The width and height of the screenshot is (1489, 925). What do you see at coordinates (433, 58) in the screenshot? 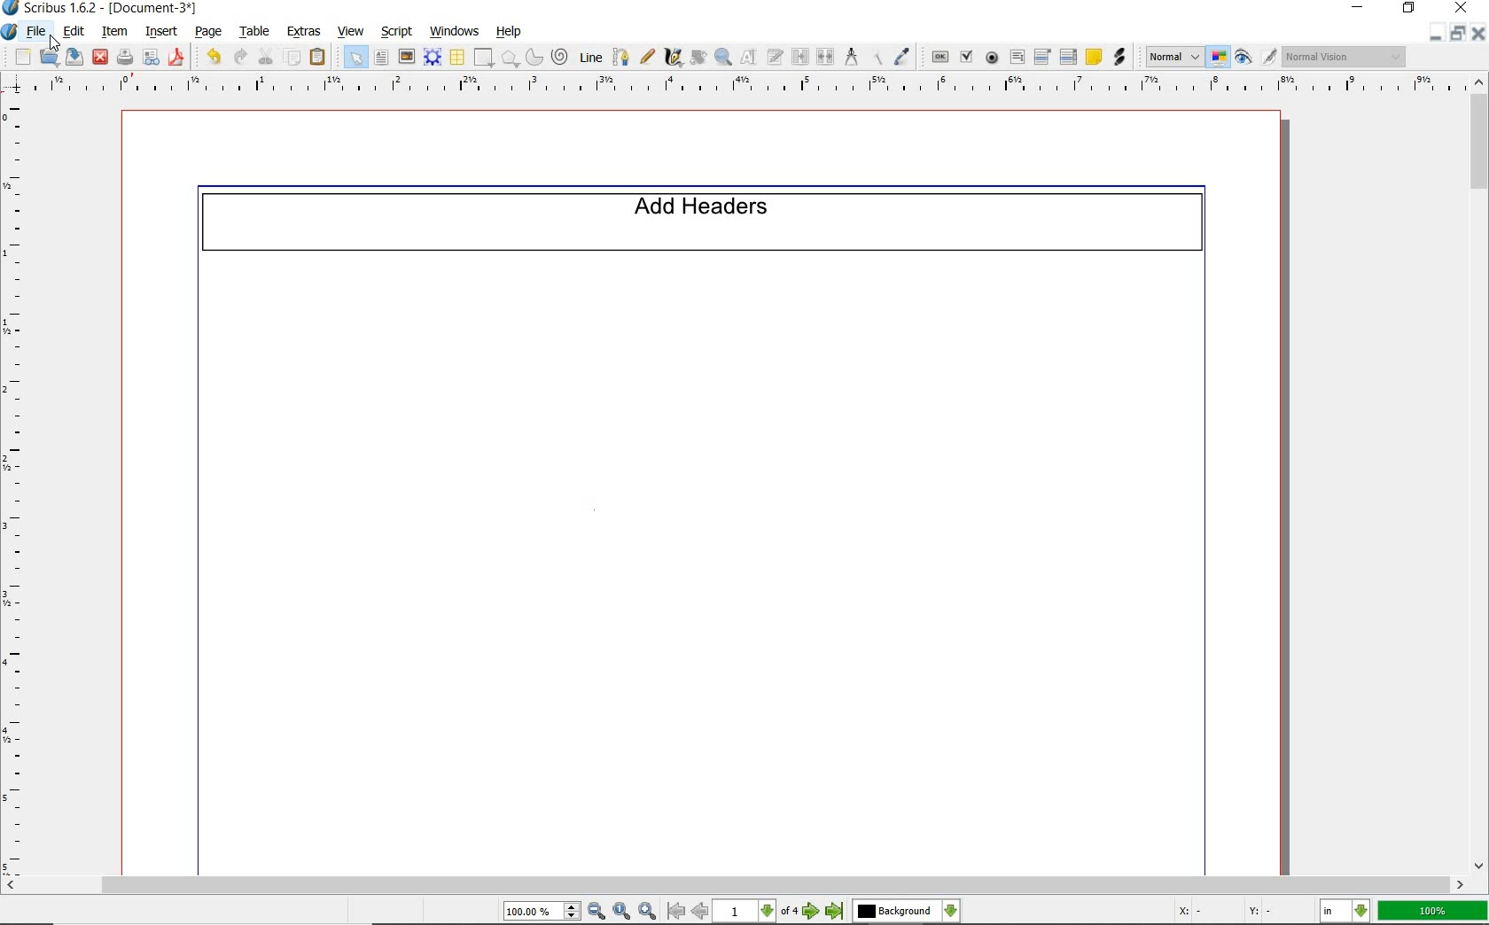
I see `render frame` at bounding box center [433, 58].